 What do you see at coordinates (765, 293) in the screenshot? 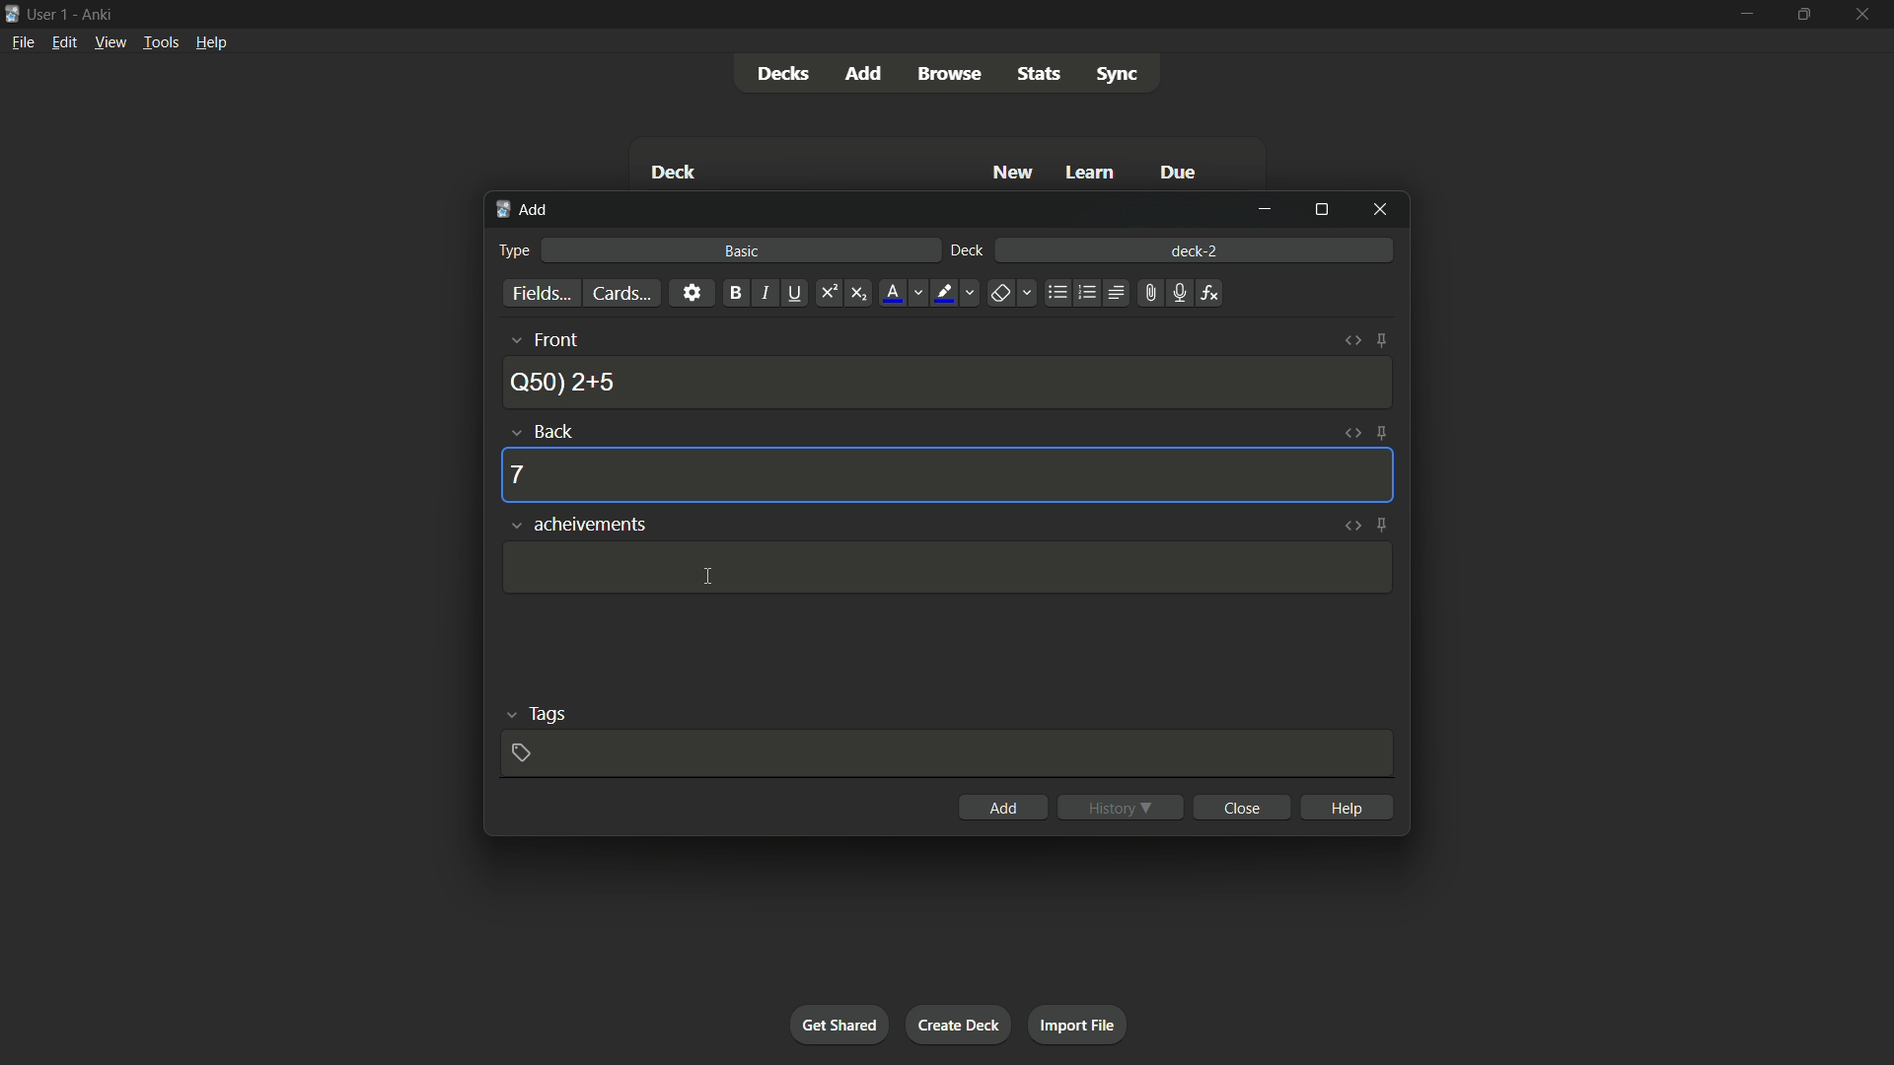
I see `italic` at bounding box center [765, 293].